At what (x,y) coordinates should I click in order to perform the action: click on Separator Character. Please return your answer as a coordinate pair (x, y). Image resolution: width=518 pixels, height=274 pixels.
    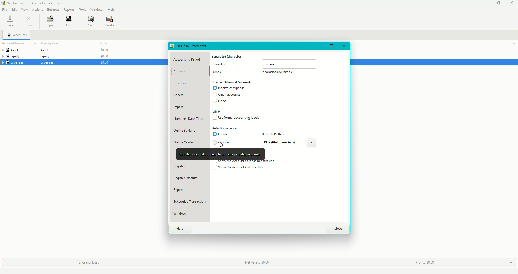
    Looking at the image, I should click on (227, 57).